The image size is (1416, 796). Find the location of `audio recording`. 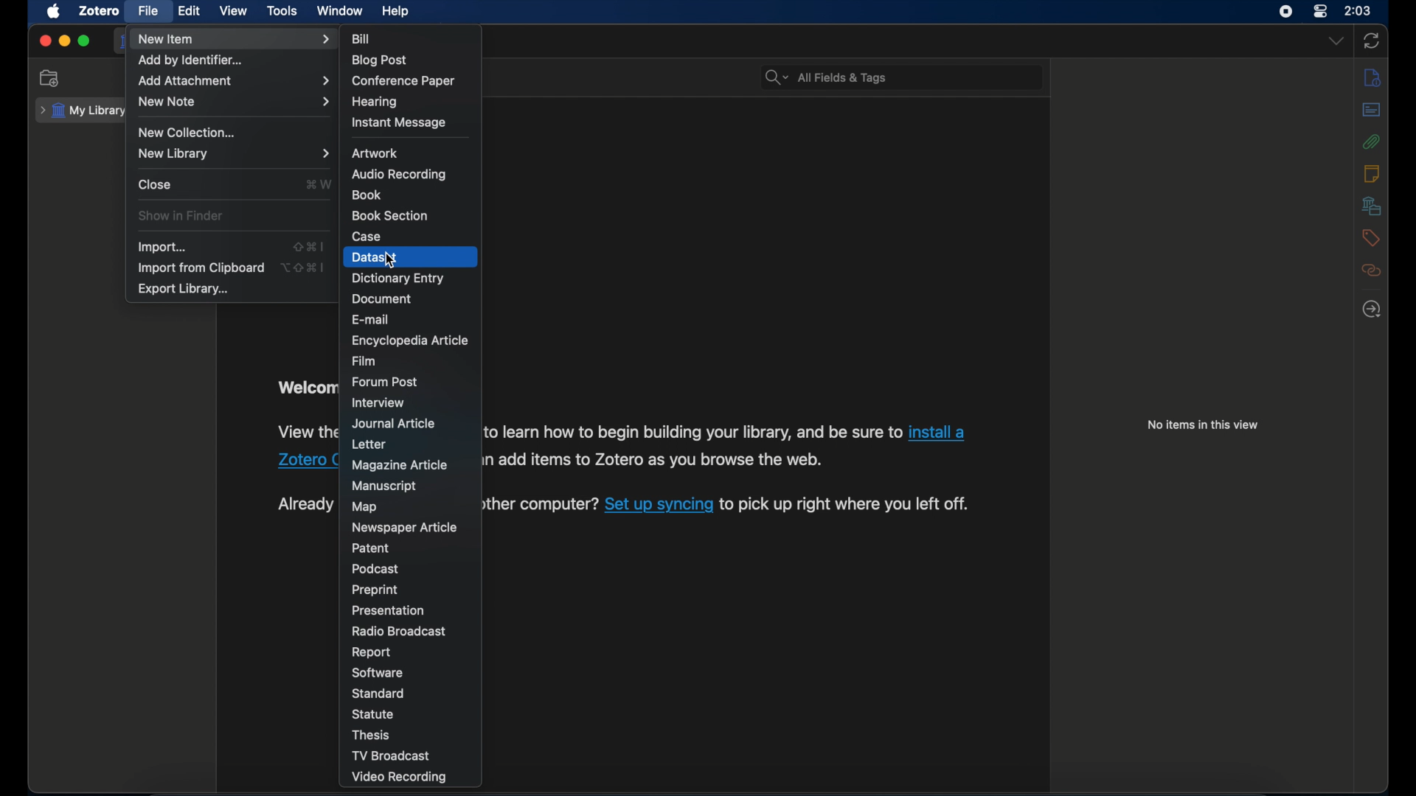

audio recording is located at coordinates (398, 175).